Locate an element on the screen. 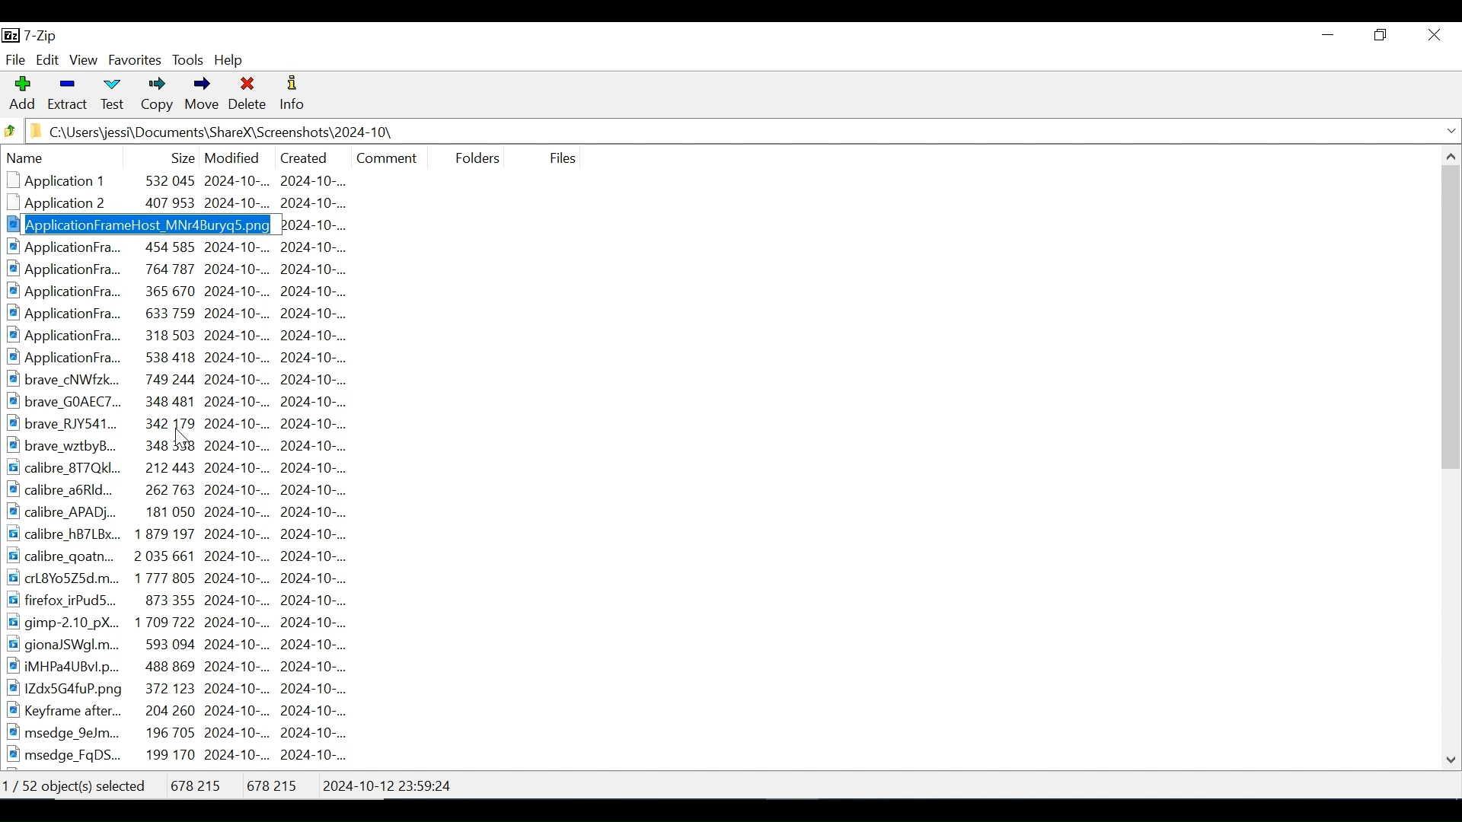 The width and height of the screenshot is (1462, 822). Tools is located at coordinates (189, 60).